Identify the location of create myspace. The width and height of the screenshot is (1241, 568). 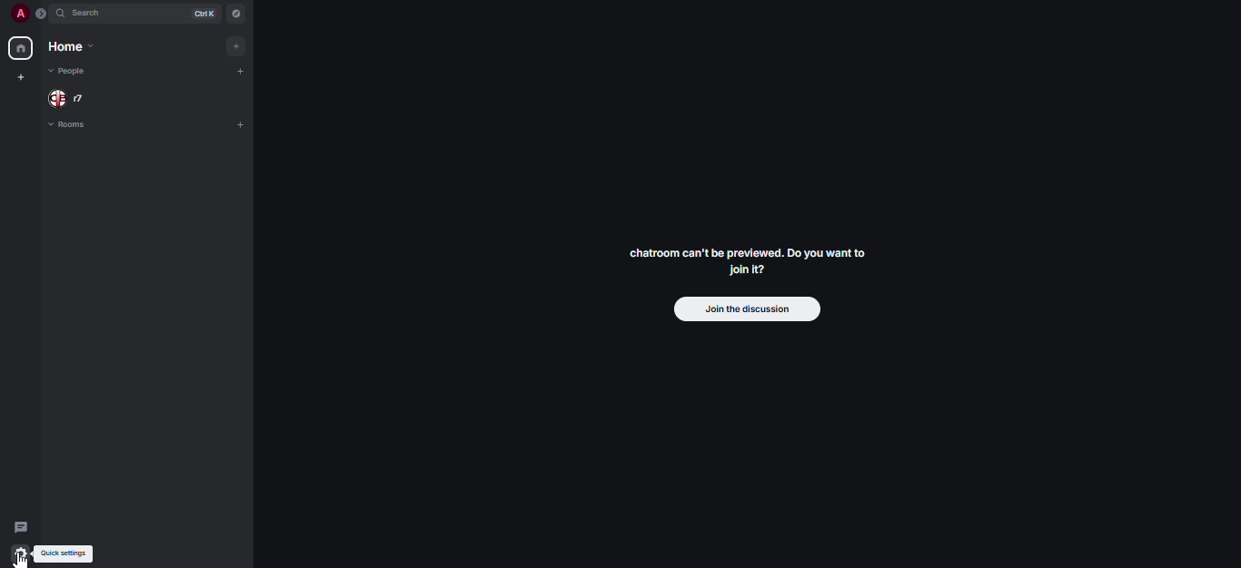
(20, 75).